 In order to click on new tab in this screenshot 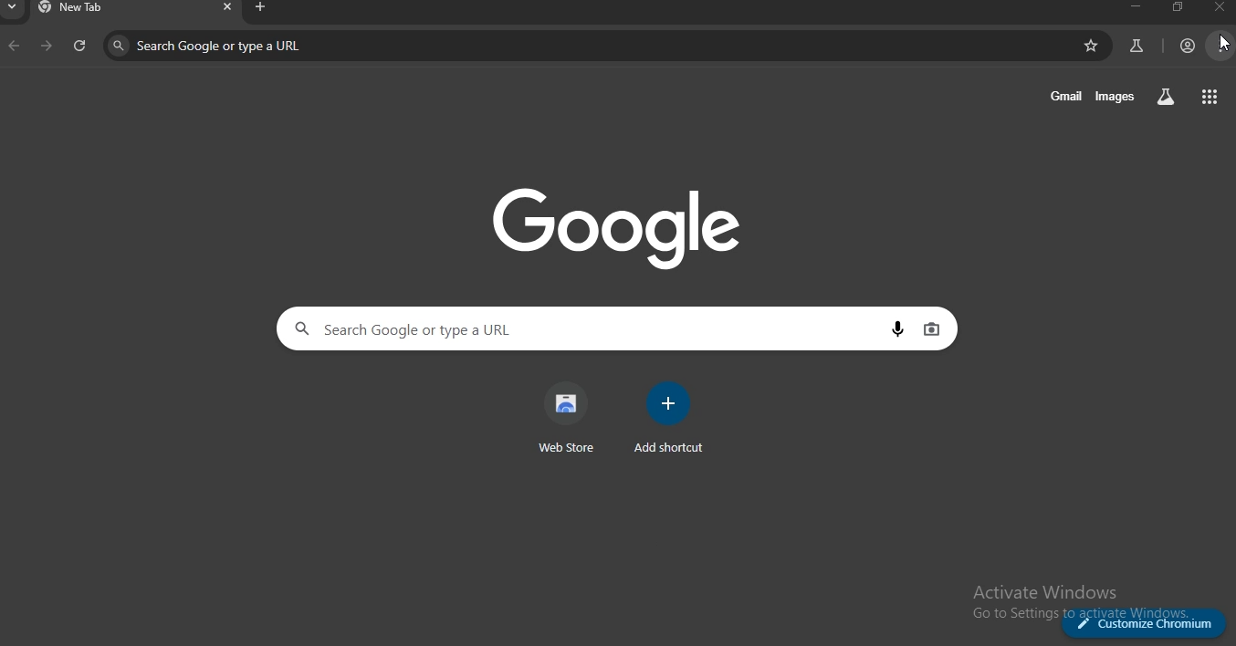, I will do `click(261, 8)`.